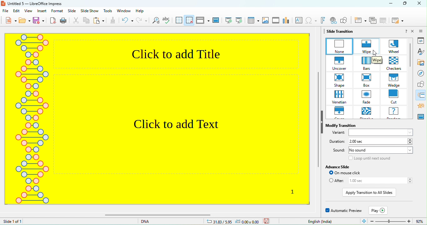 This screenshot has height=225, width=427. Describe the element at coordinates (379, 210) in the screenshot. I see `play` at that location.